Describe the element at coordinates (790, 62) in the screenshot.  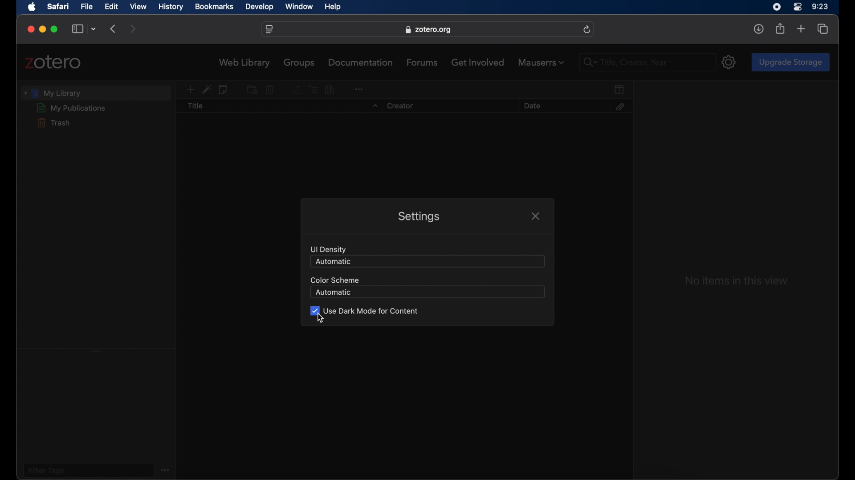
I see `upgrade storage` at that location.